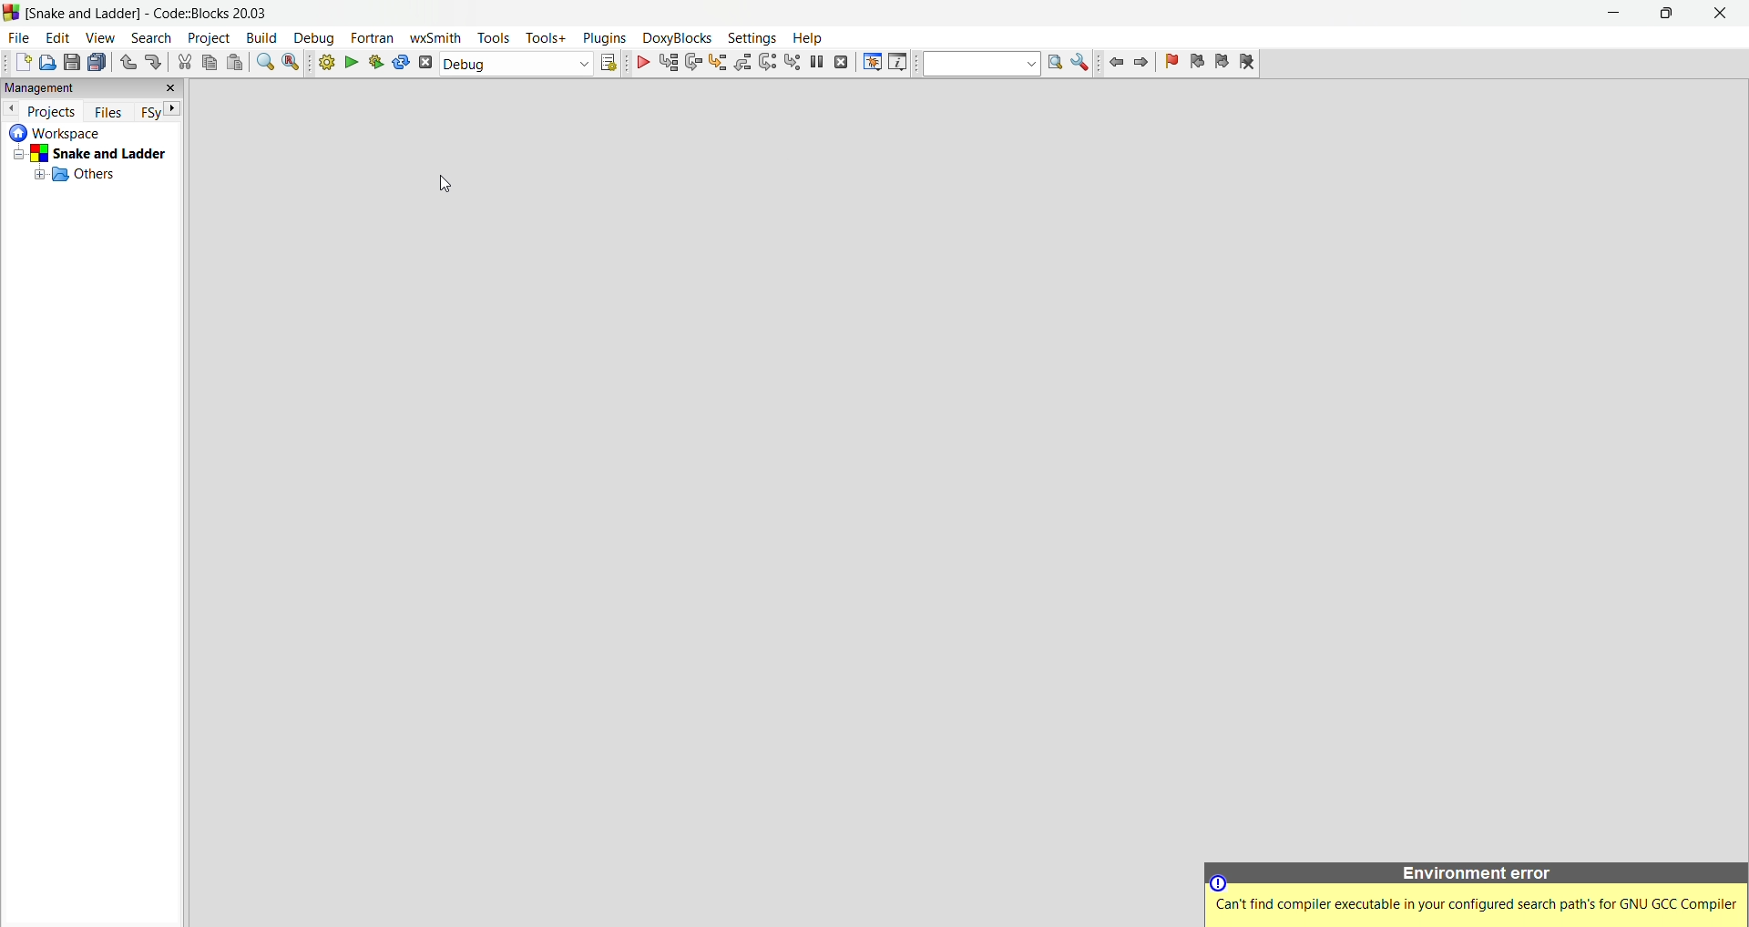  I want to click on build, so click(261, 38).